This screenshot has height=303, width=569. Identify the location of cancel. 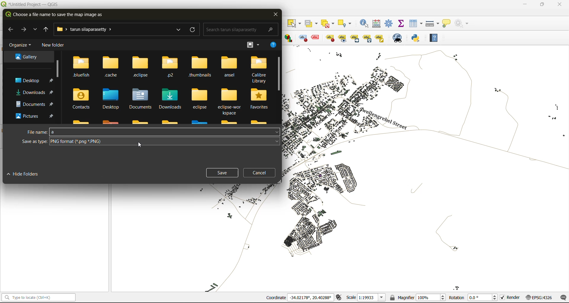
(260, 173).